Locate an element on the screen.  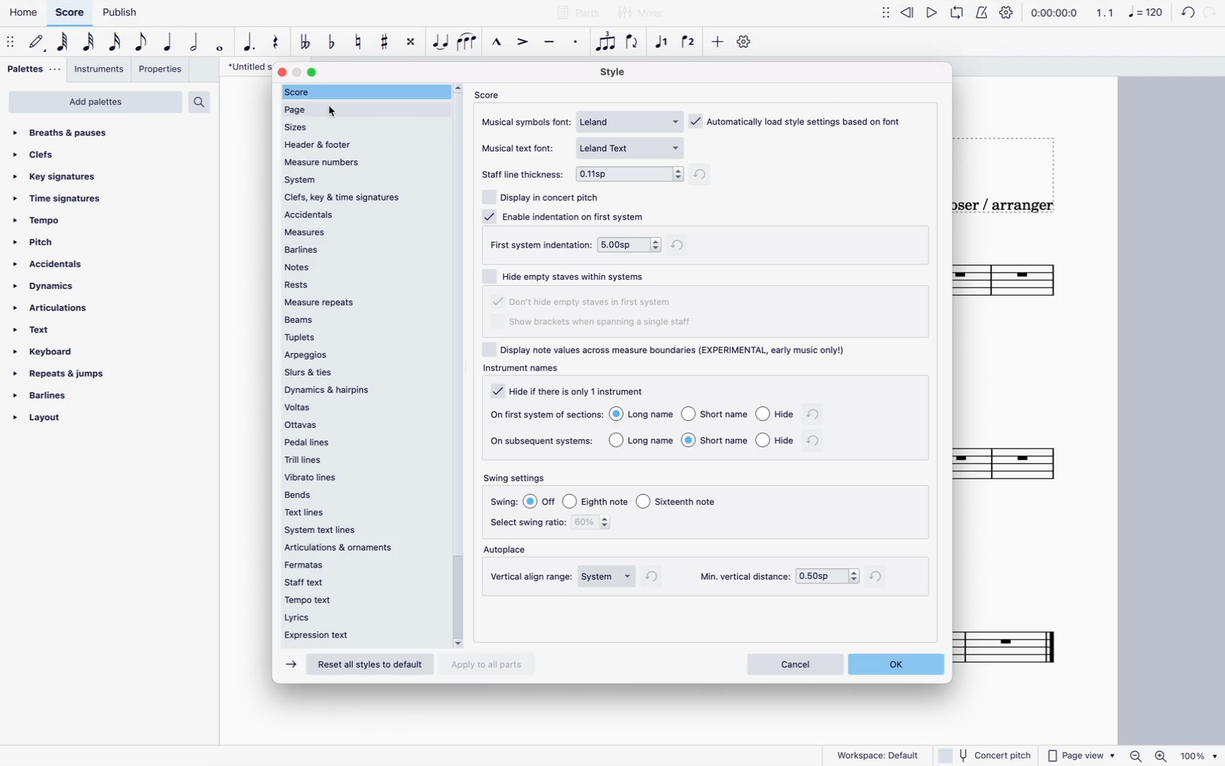
toggle natural is located at coordinates (358, 41).